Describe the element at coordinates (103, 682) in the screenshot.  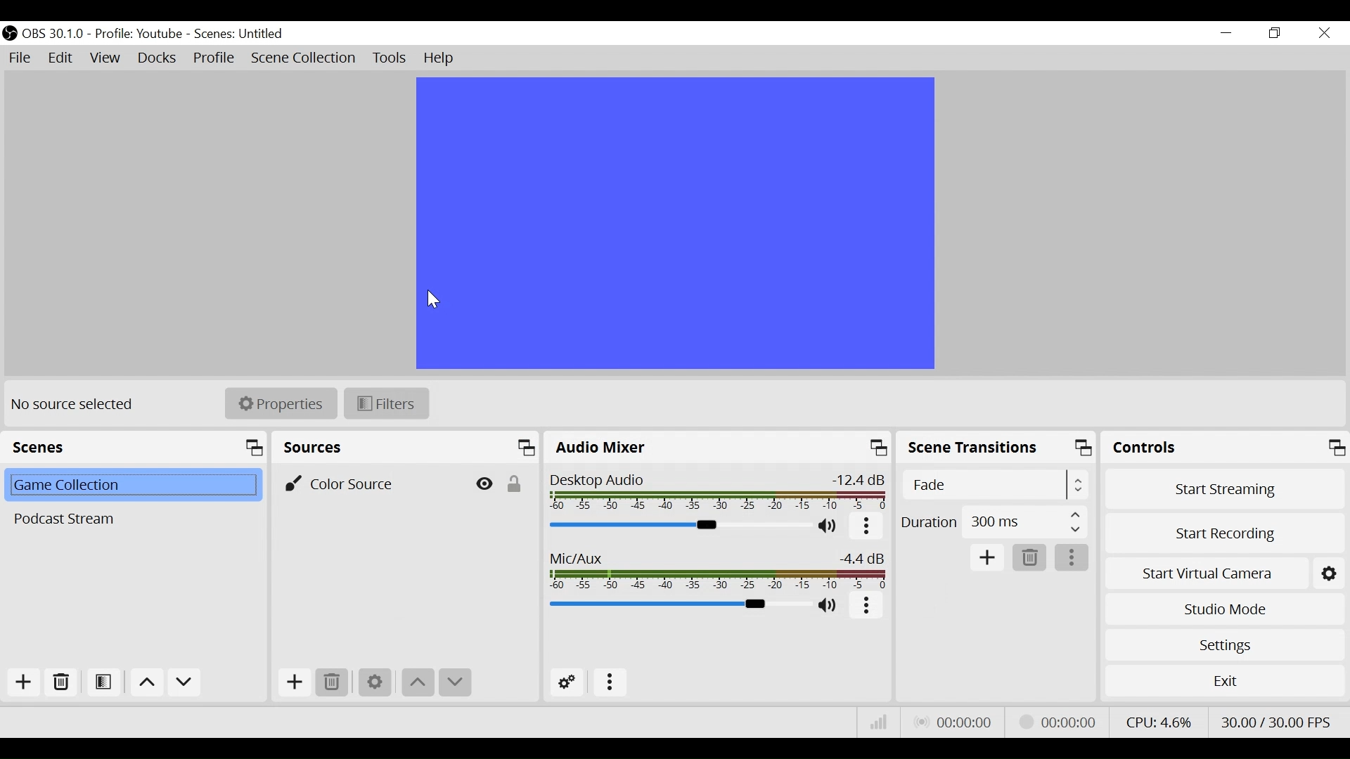
I see `Open Scene Filter` at that location.